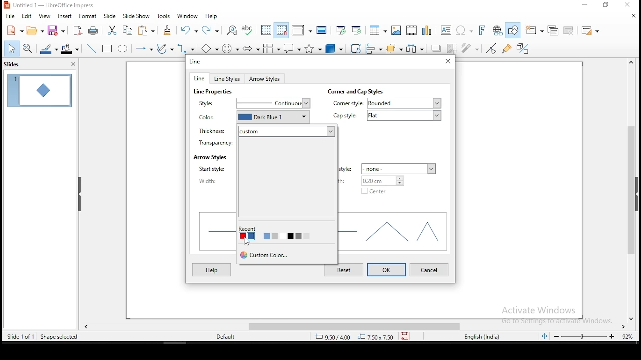 This screenshot has width=641, height=360. I want to click on center, so click(374, 191).